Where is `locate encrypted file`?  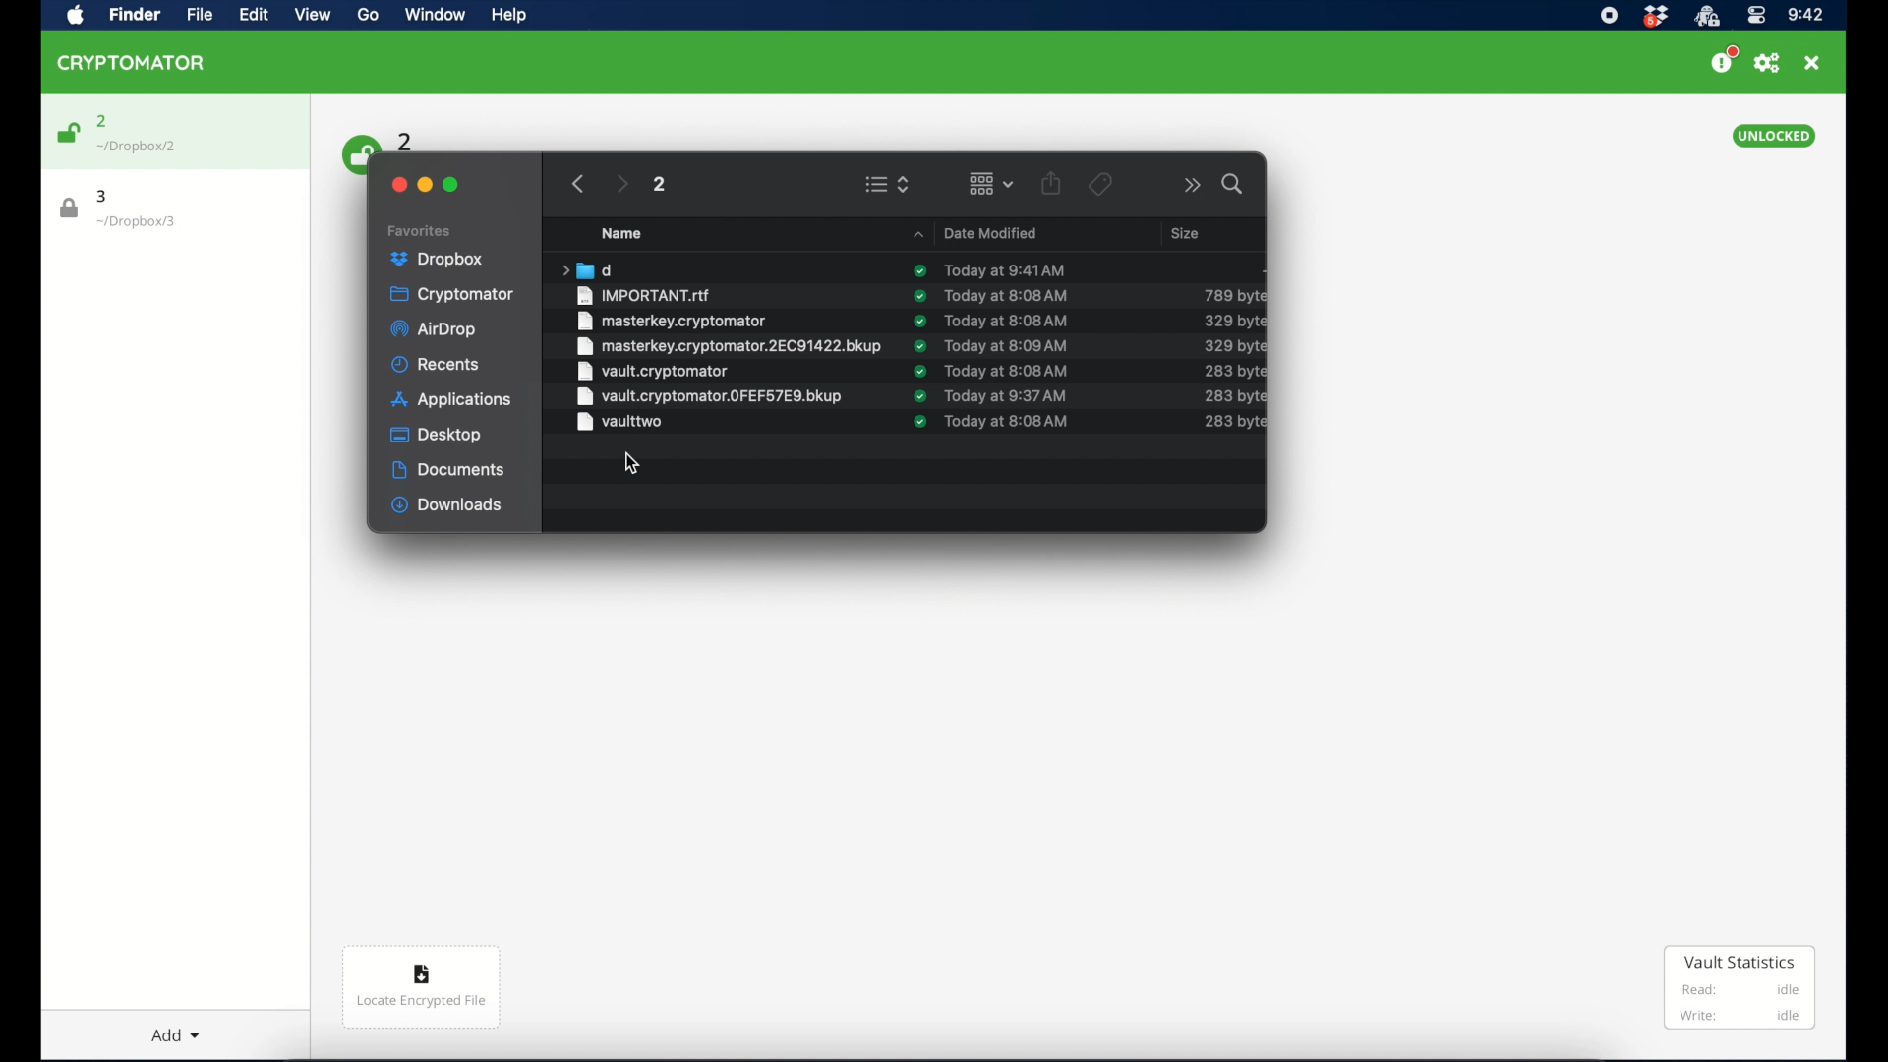
locate encrypted file is located at coordinates (421, 987).